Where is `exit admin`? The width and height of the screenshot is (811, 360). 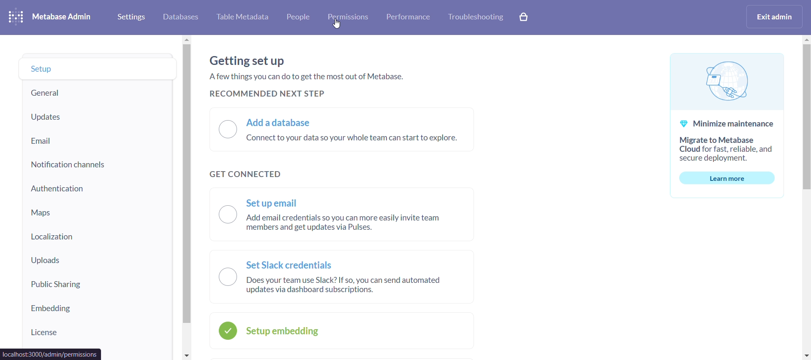 exit admin is located at coordinates (773, 17).